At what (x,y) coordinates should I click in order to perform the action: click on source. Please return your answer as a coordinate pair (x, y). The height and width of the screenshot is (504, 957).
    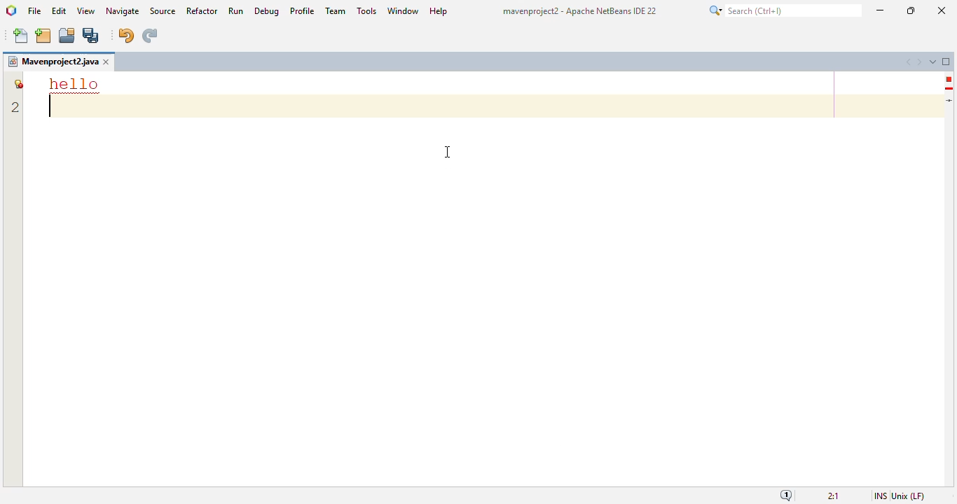
    Looking at the image, I should click on (163, 11).